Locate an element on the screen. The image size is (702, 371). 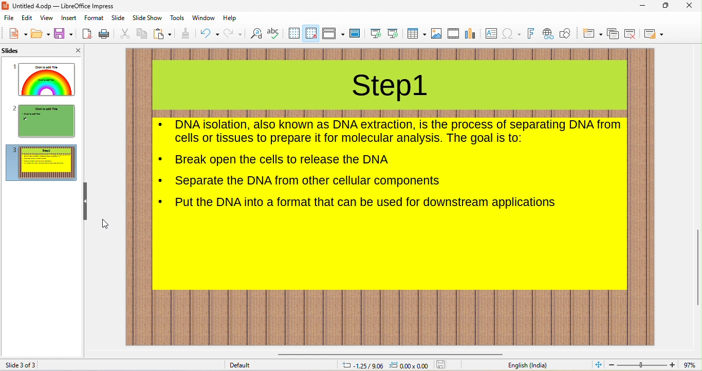
open is located at coordinates (40, 34).